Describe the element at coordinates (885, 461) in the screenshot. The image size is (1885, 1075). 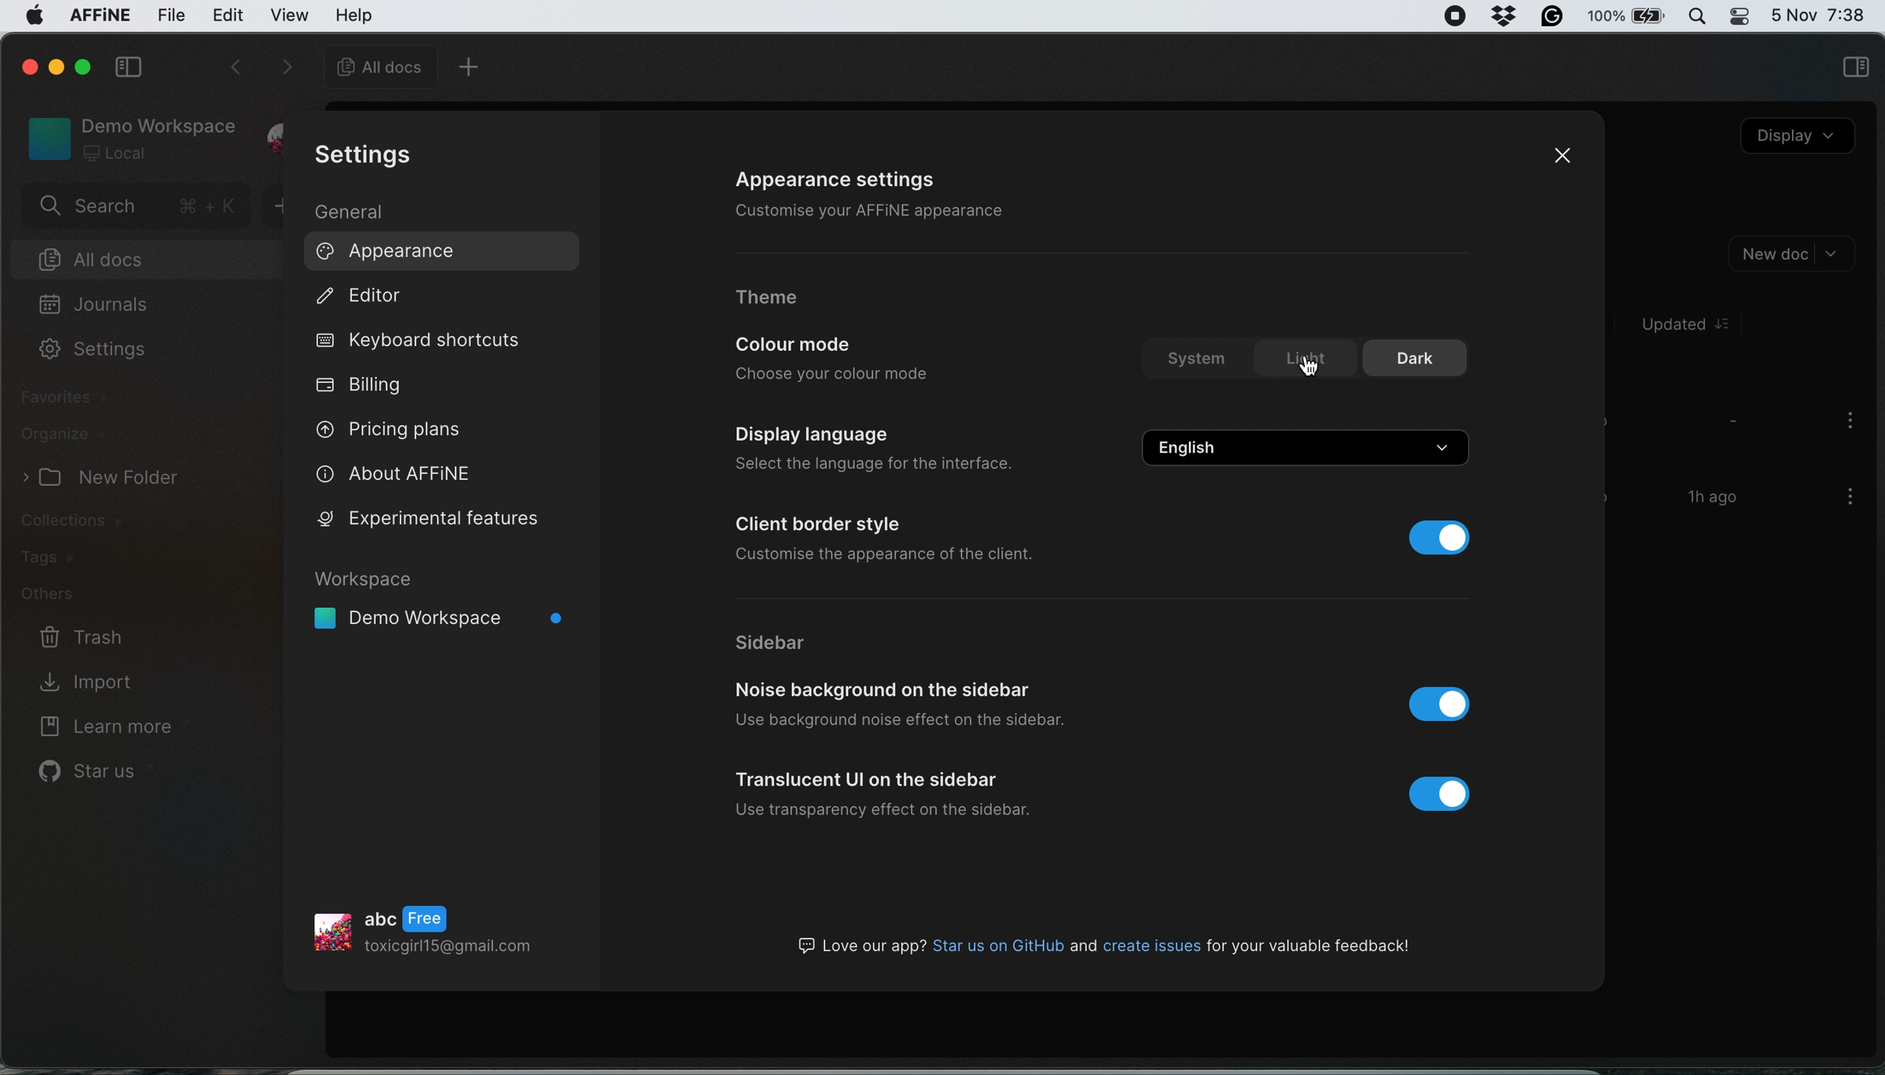
I see `select the language for the interface` at that location.